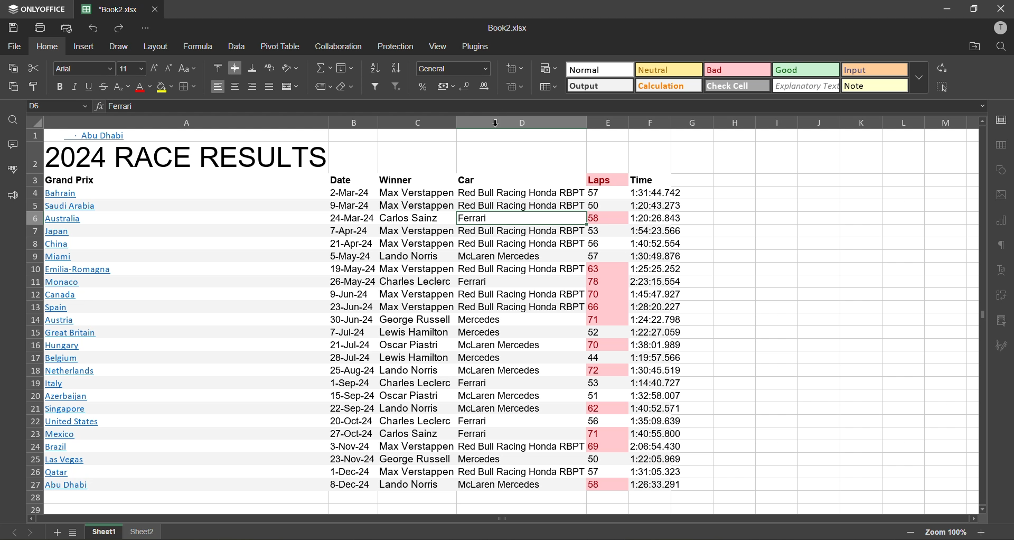 The height and width of the screenshot is (540, 1014). What do you see at coordinates (90, 86) in the screenshot?
I see `underline` at bounding box center [90, 86].